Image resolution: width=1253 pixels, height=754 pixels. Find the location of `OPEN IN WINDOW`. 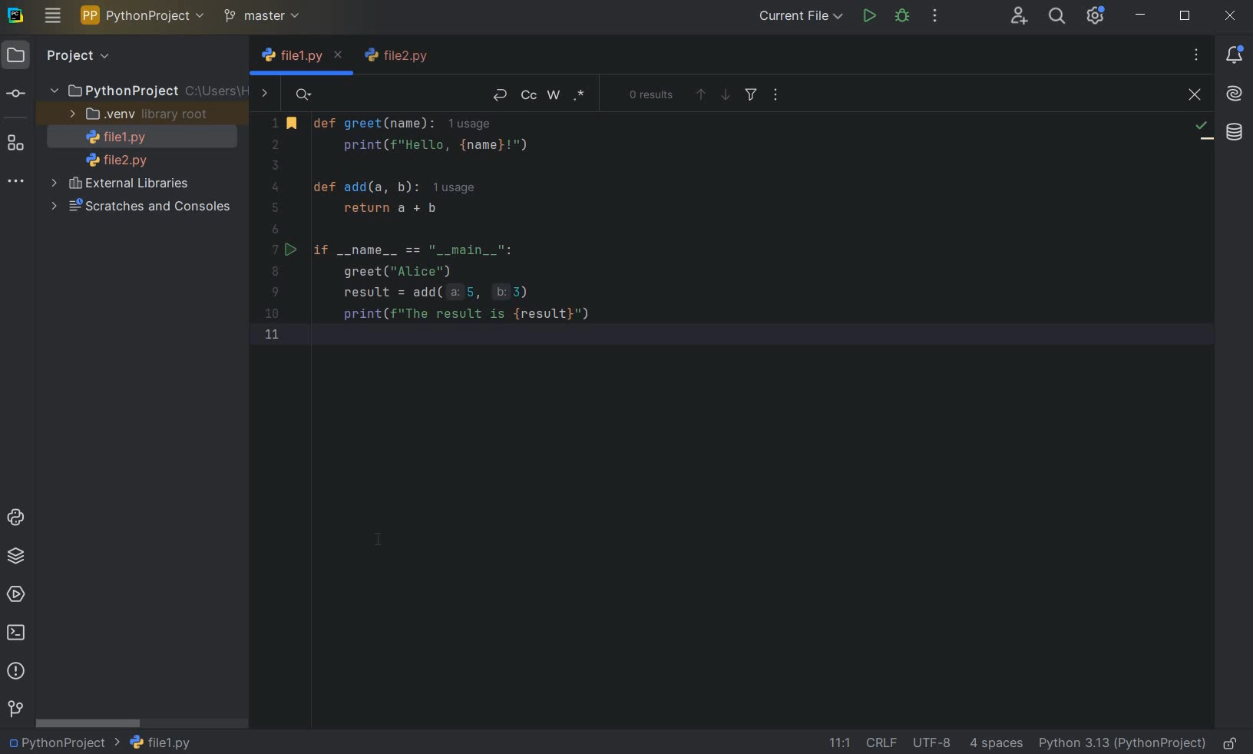

OPEN IN WINDOW is located at coordinates (775, 94).